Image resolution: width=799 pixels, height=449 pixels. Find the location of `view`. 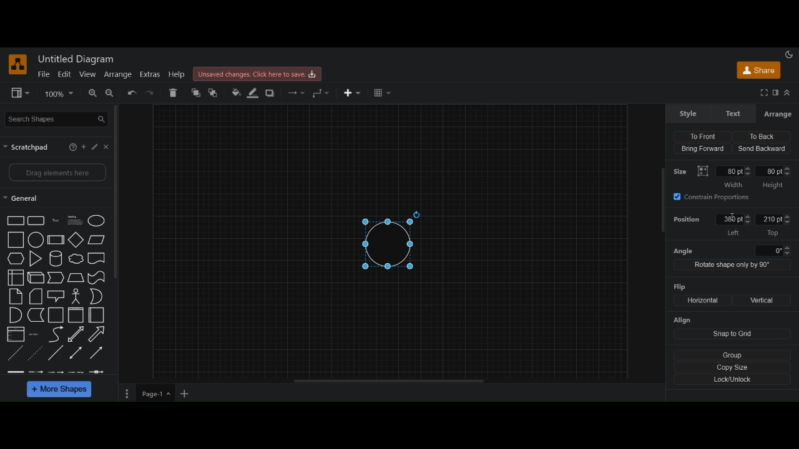

view is located at coordinates (21, 94).